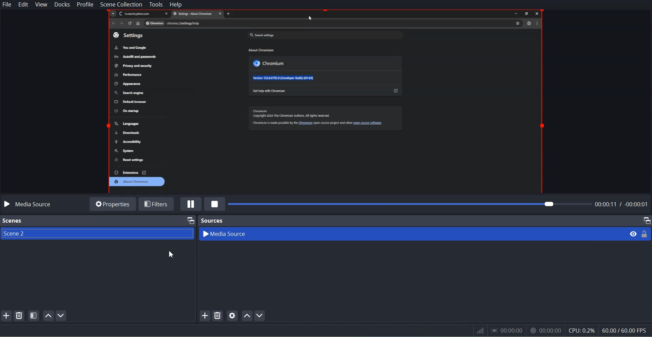 This screenshot has height=337, width=652. What do you see at coordinates (232, 315) in the screenshot?
I see `Open source Properties` at bounding box center [232, 315].